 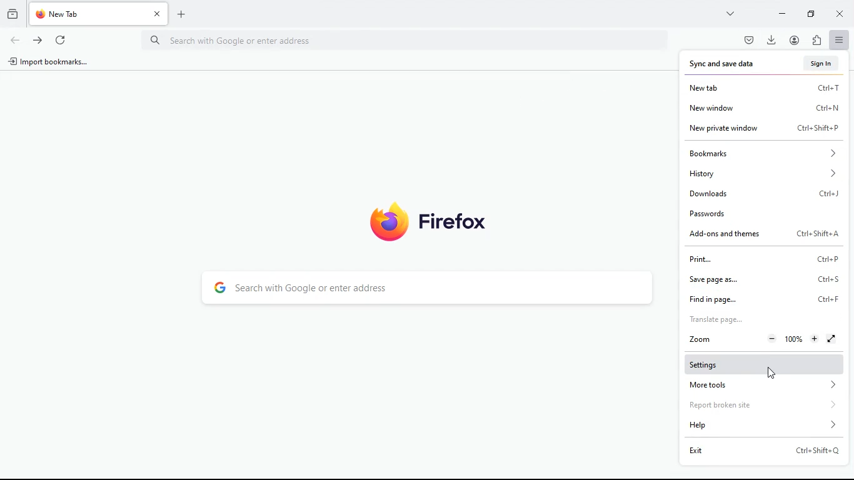 I want to click on Search bar, so click(x=408, y=40).